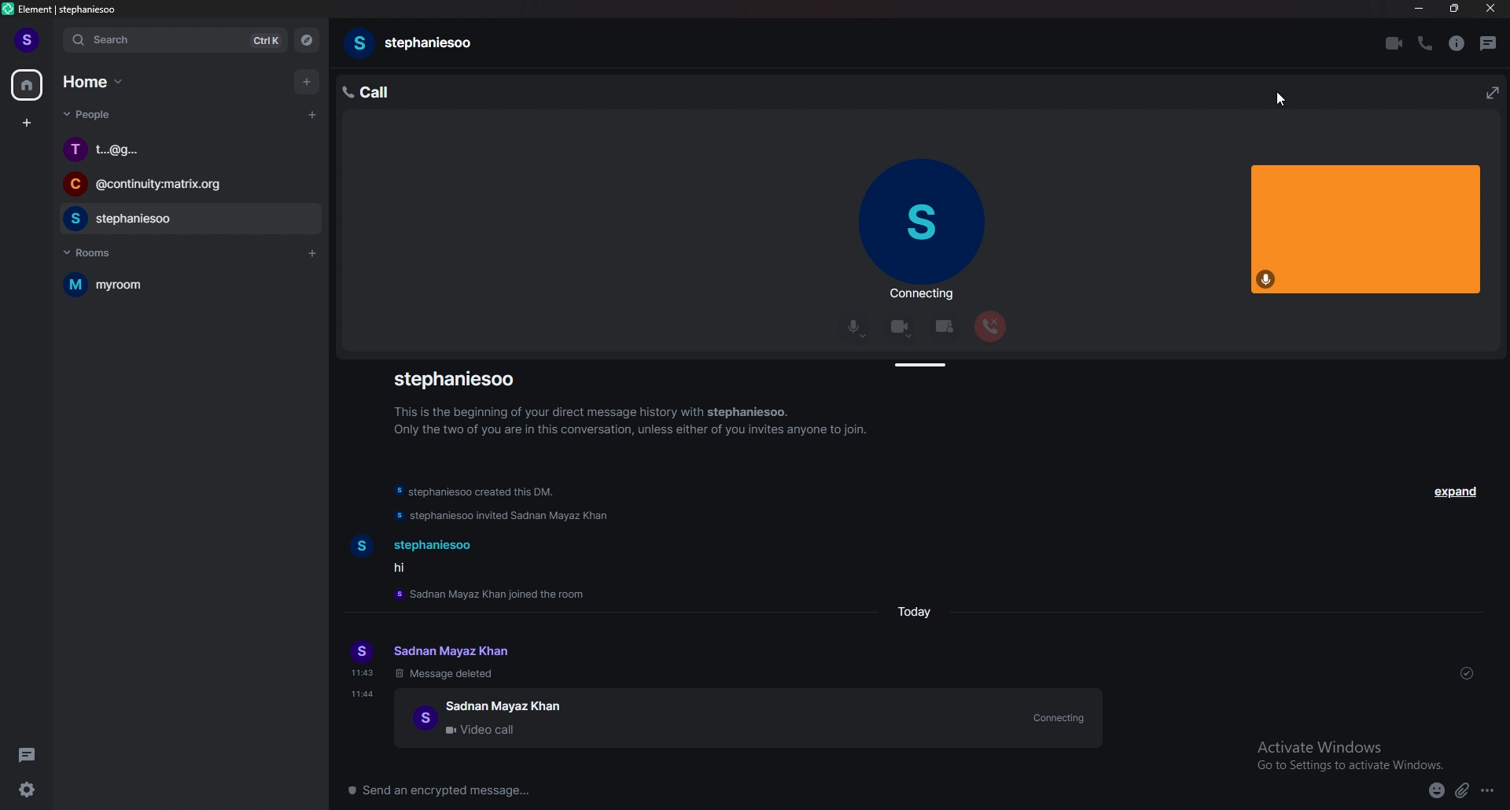 The height and width of the screenshot is (810, 1510). I want to click on options, so click(1495, 793).